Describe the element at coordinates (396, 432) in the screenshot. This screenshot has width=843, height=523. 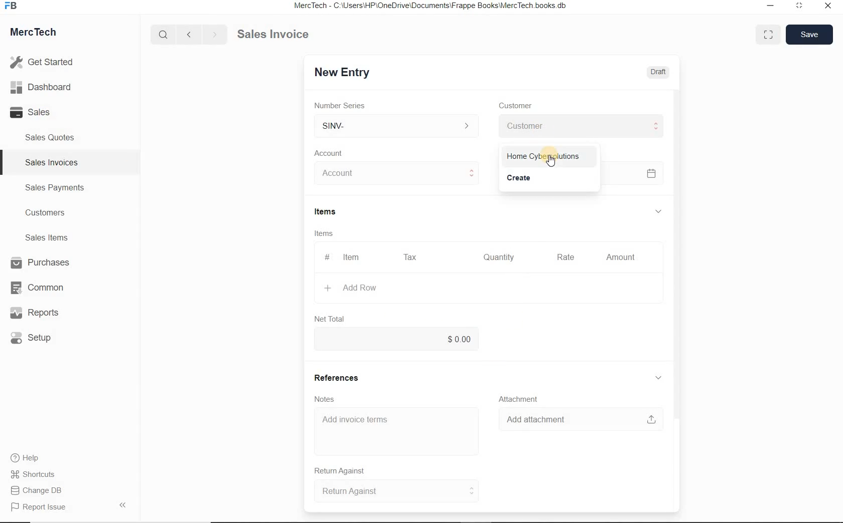
I see `Add invoice terms` at that location.